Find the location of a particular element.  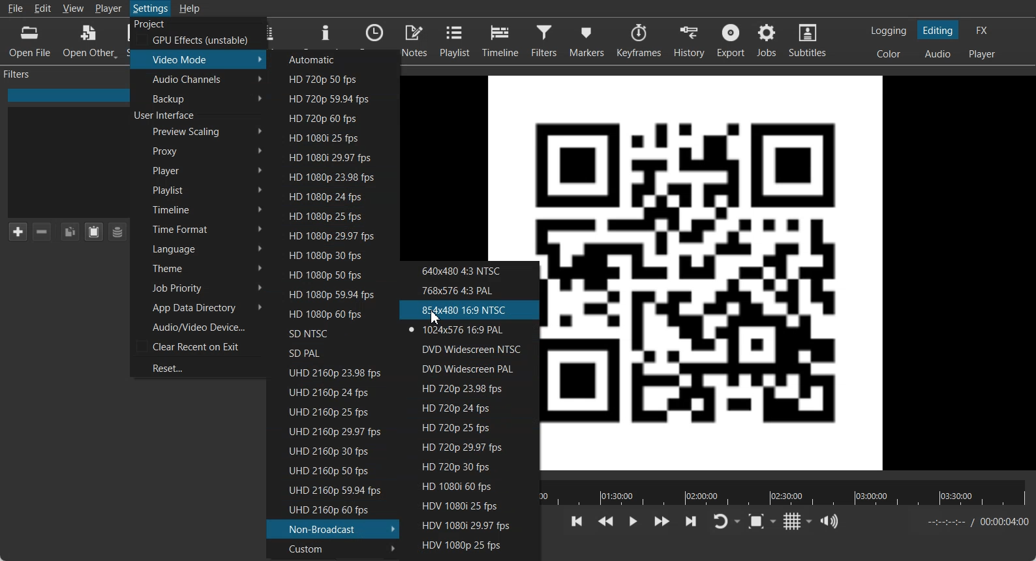

Video slider is located at coordinates (785, 493).